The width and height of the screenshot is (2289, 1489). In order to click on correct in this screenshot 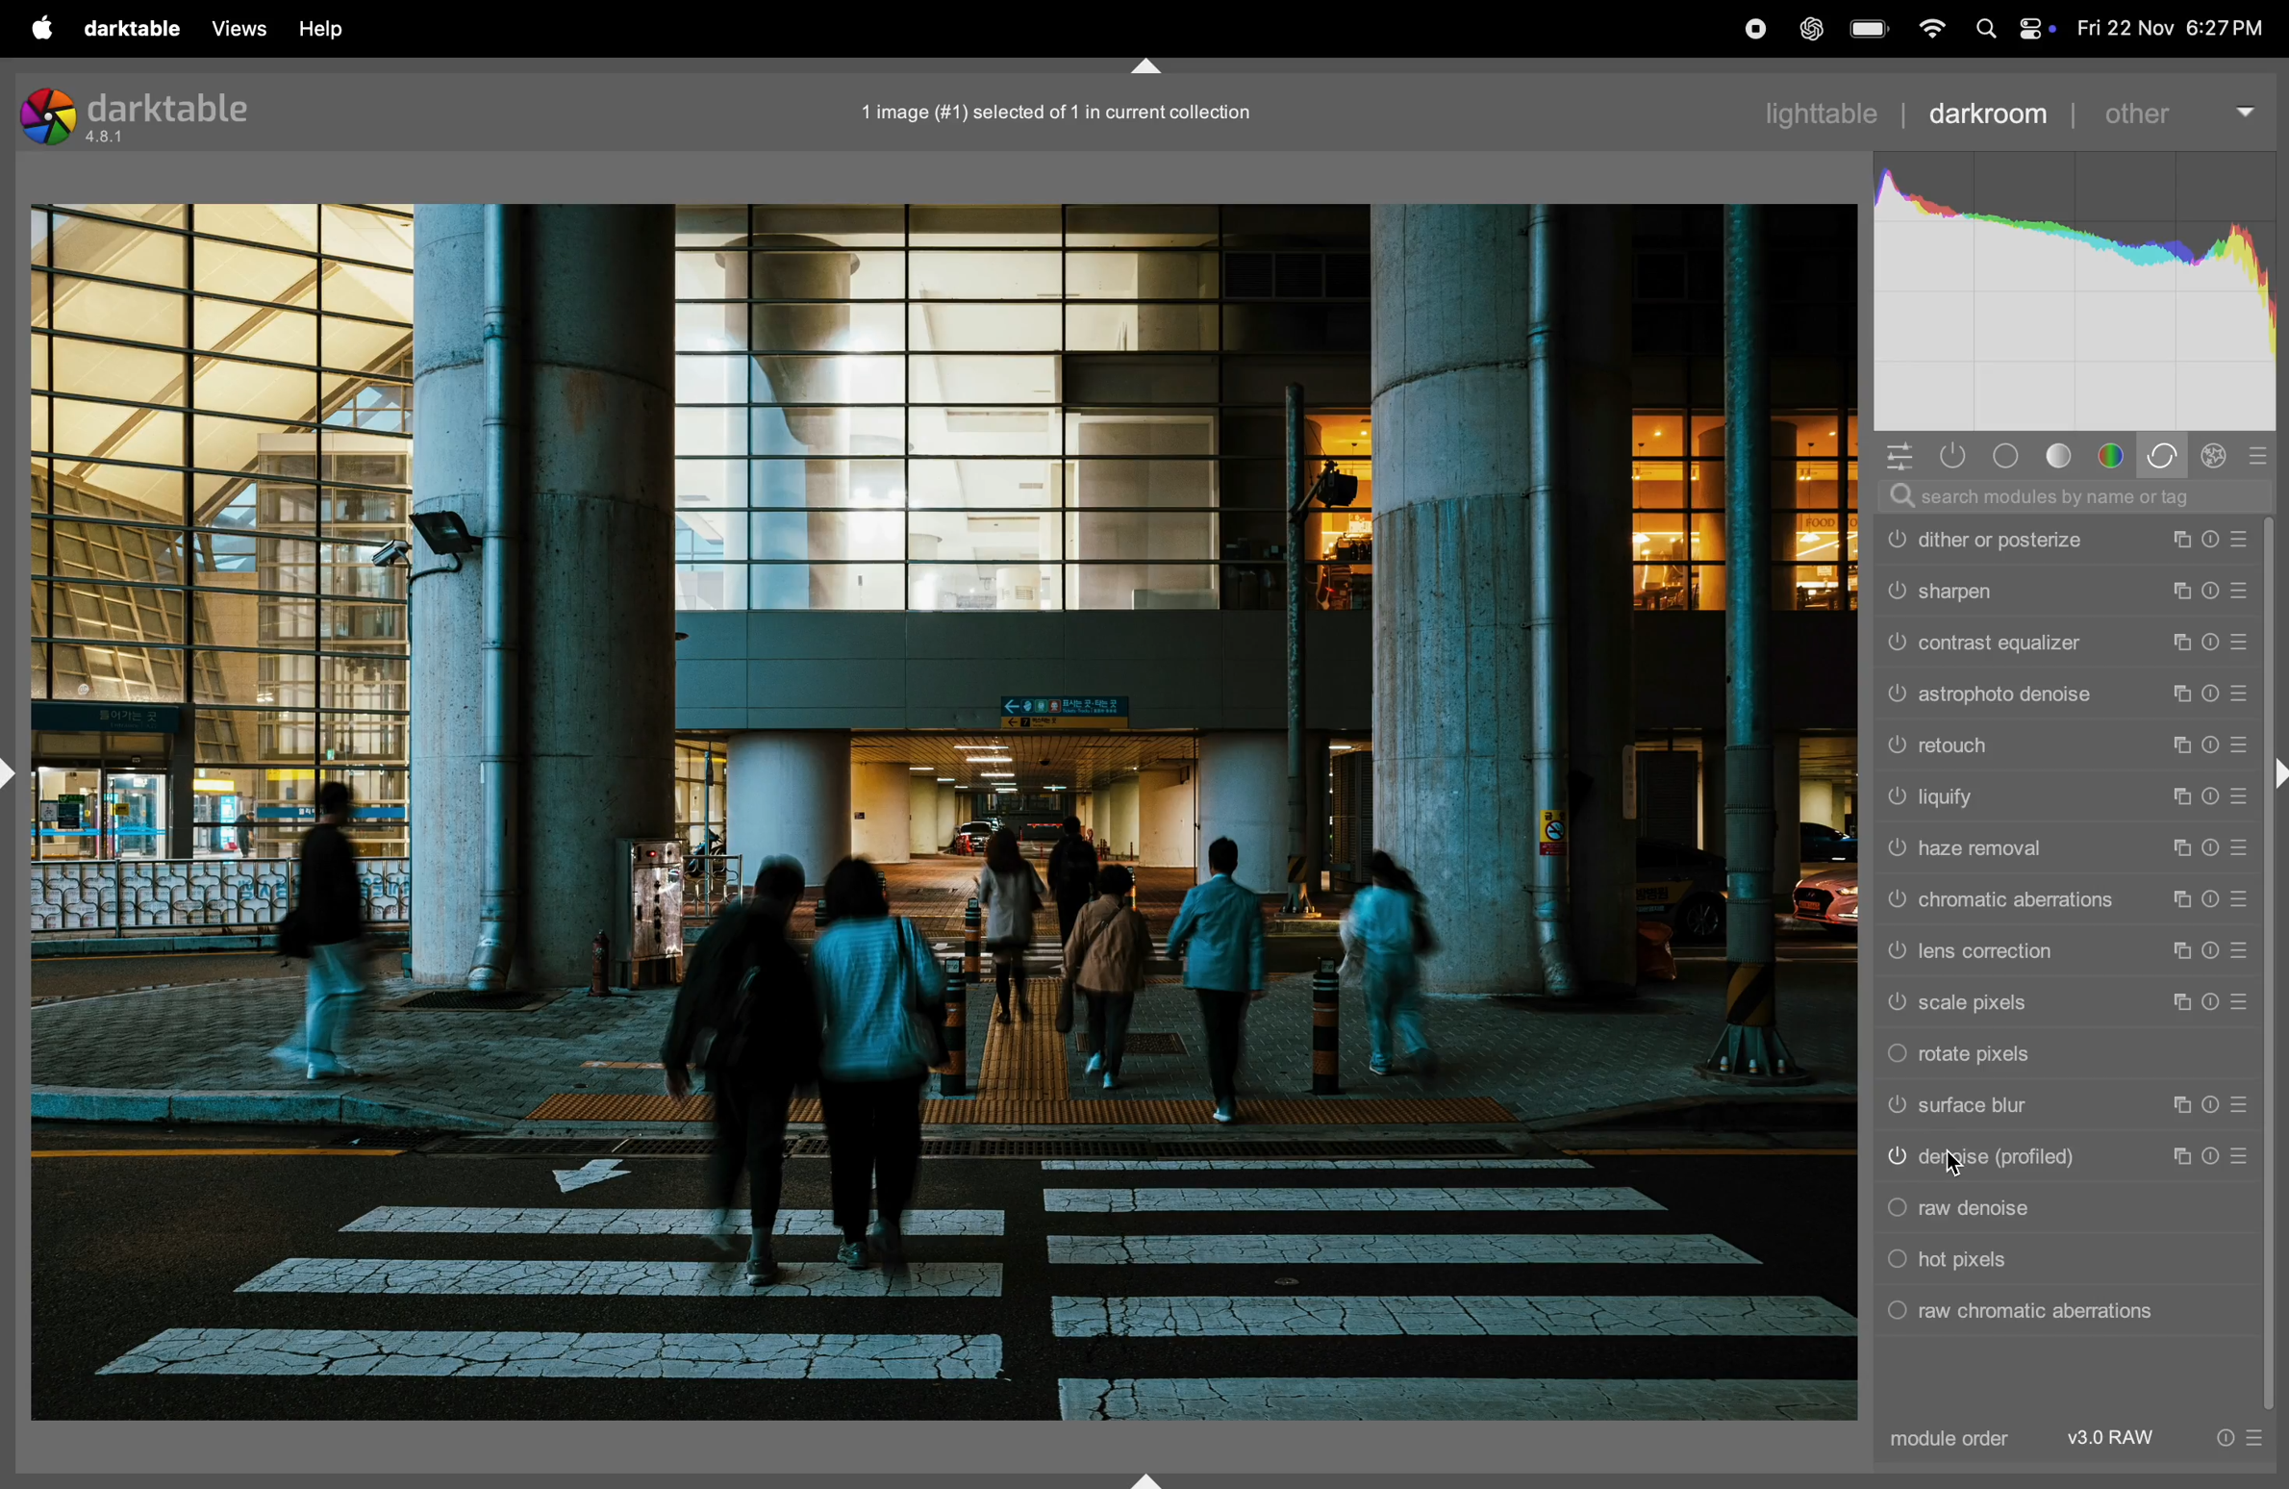, I will do `click(2167, 455)`.